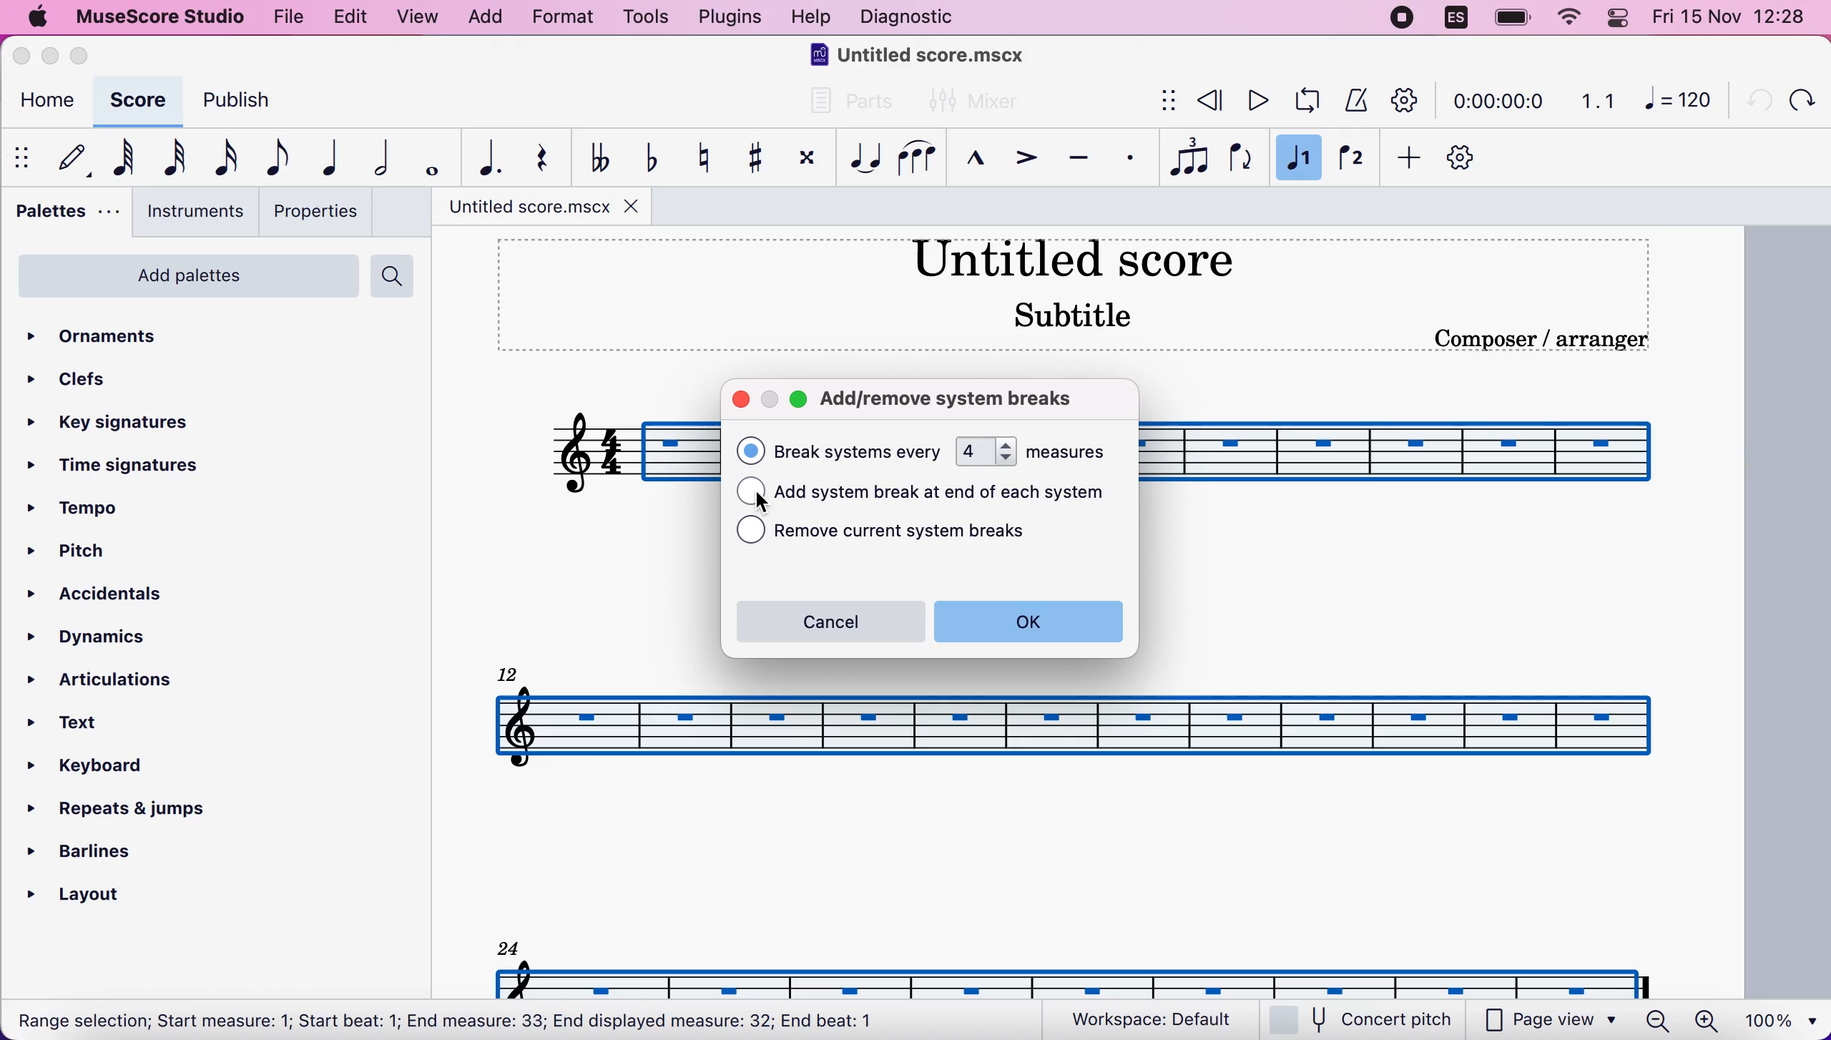  I want to click on repeats and jumps, so click(119, 804).